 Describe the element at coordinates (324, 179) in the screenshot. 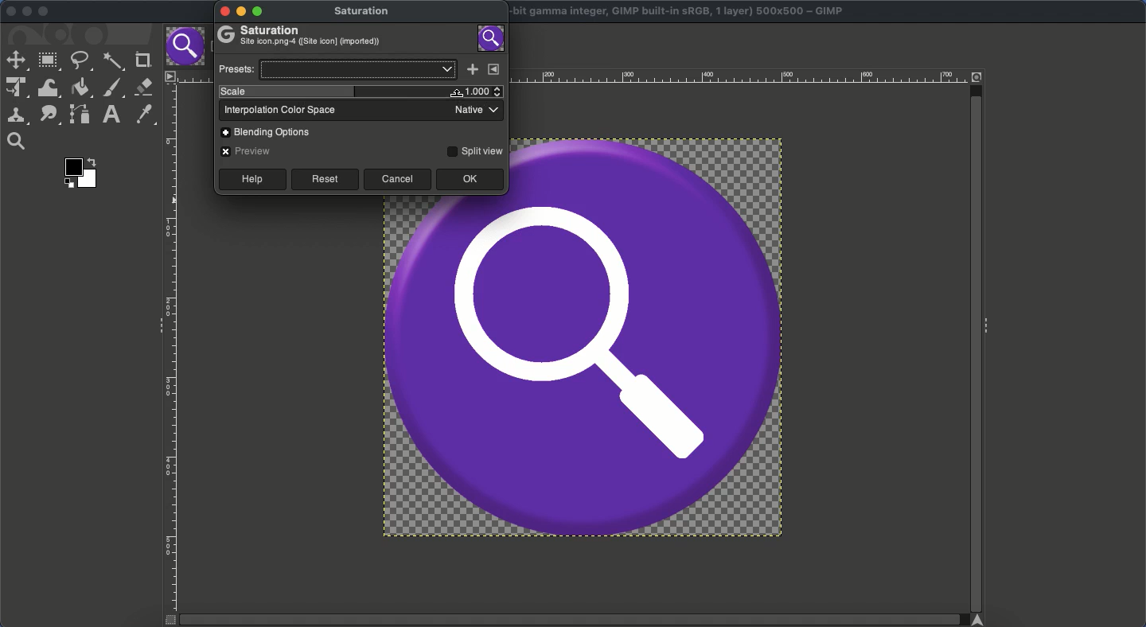

I see `Reset` at that location.